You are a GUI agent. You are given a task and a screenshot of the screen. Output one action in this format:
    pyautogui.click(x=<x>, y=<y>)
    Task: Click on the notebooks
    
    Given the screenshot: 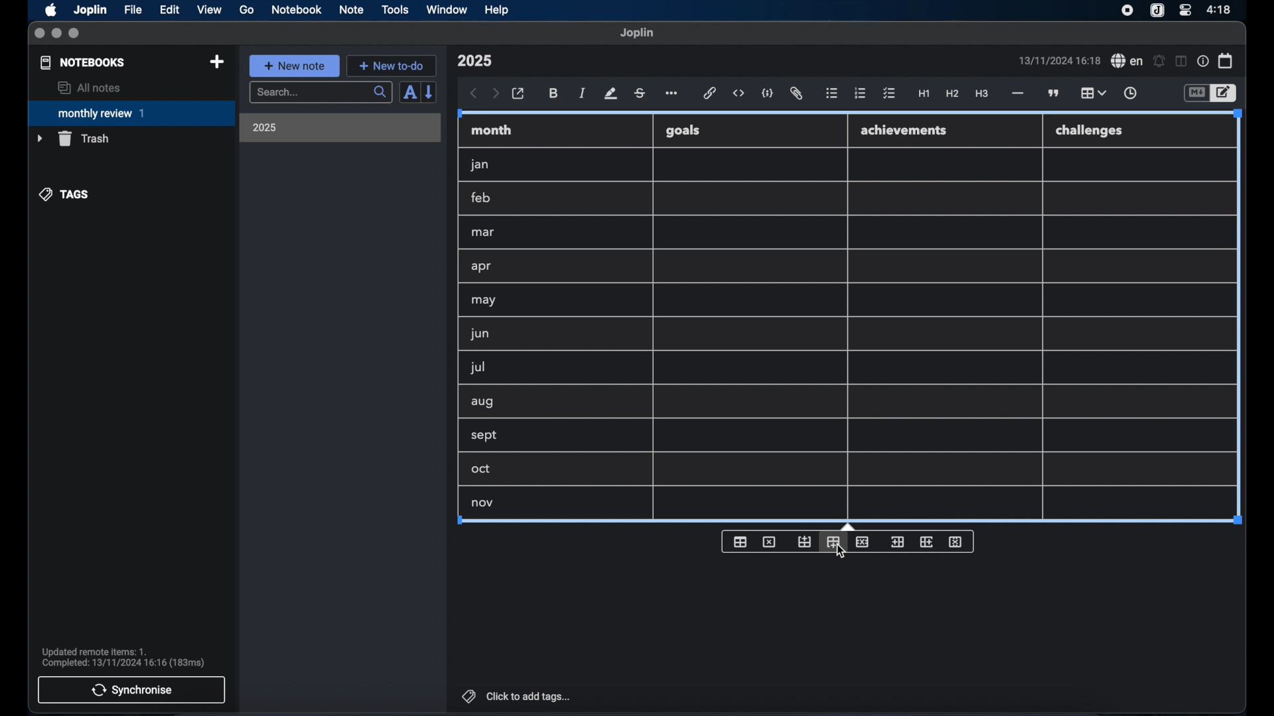 What is the action you would take?
    pyautogui.click(x=83, y=62)
    